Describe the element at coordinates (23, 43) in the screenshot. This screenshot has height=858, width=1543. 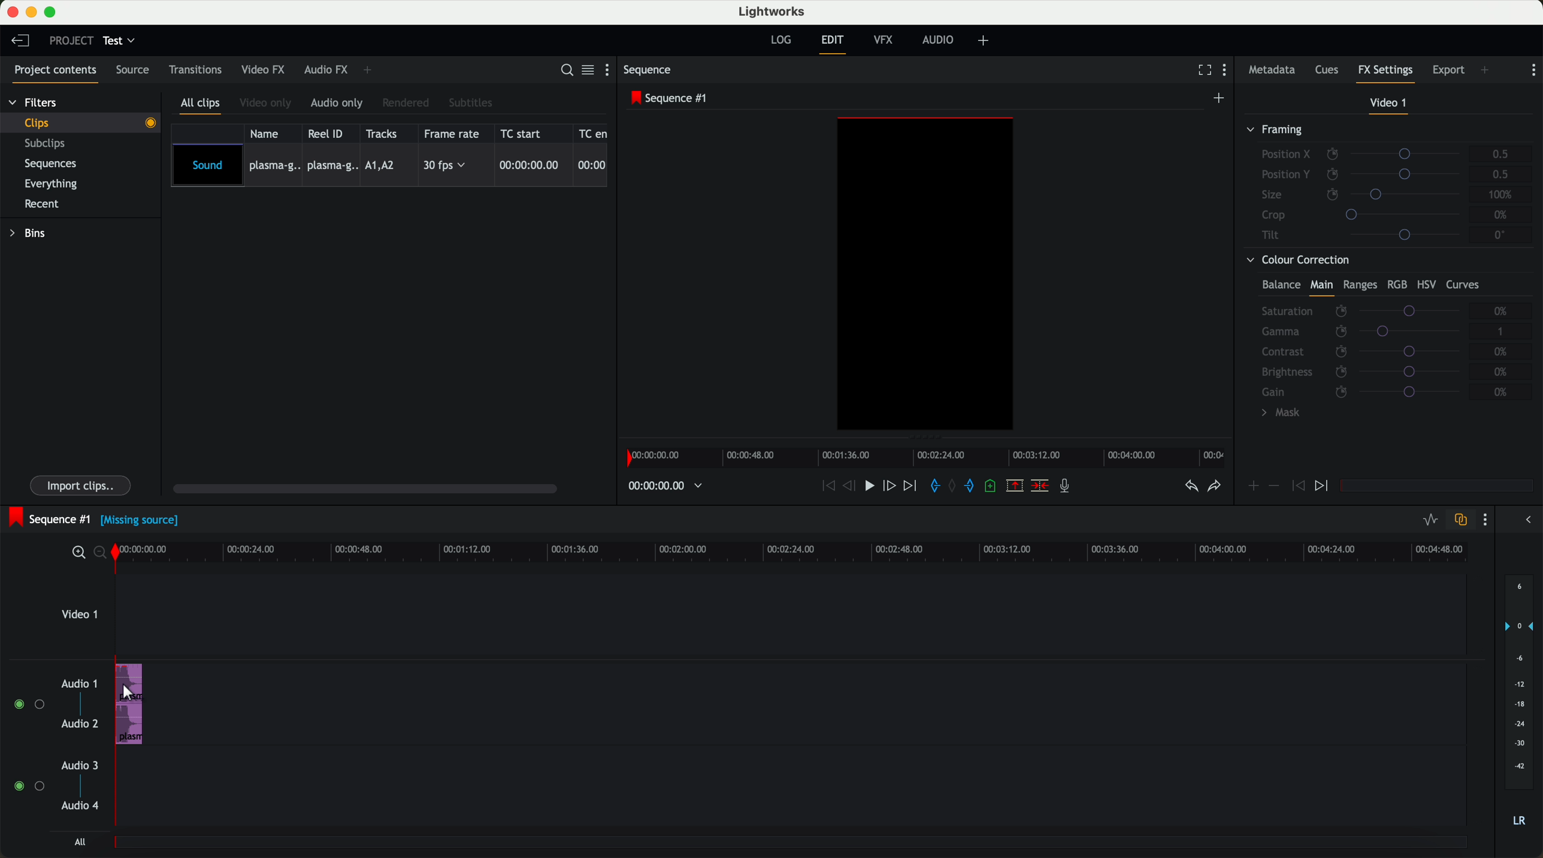
I see `leave` at that location.